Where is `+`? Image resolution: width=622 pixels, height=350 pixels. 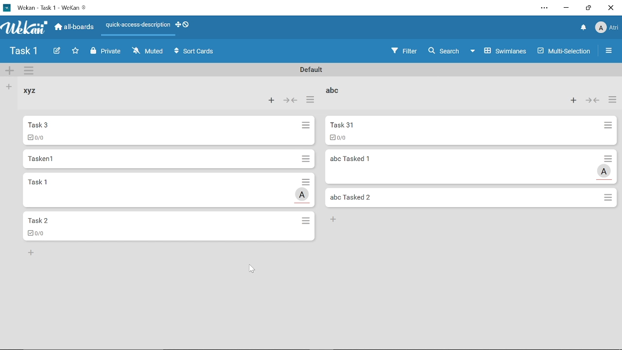
+ is located at coordinates (334, 219).